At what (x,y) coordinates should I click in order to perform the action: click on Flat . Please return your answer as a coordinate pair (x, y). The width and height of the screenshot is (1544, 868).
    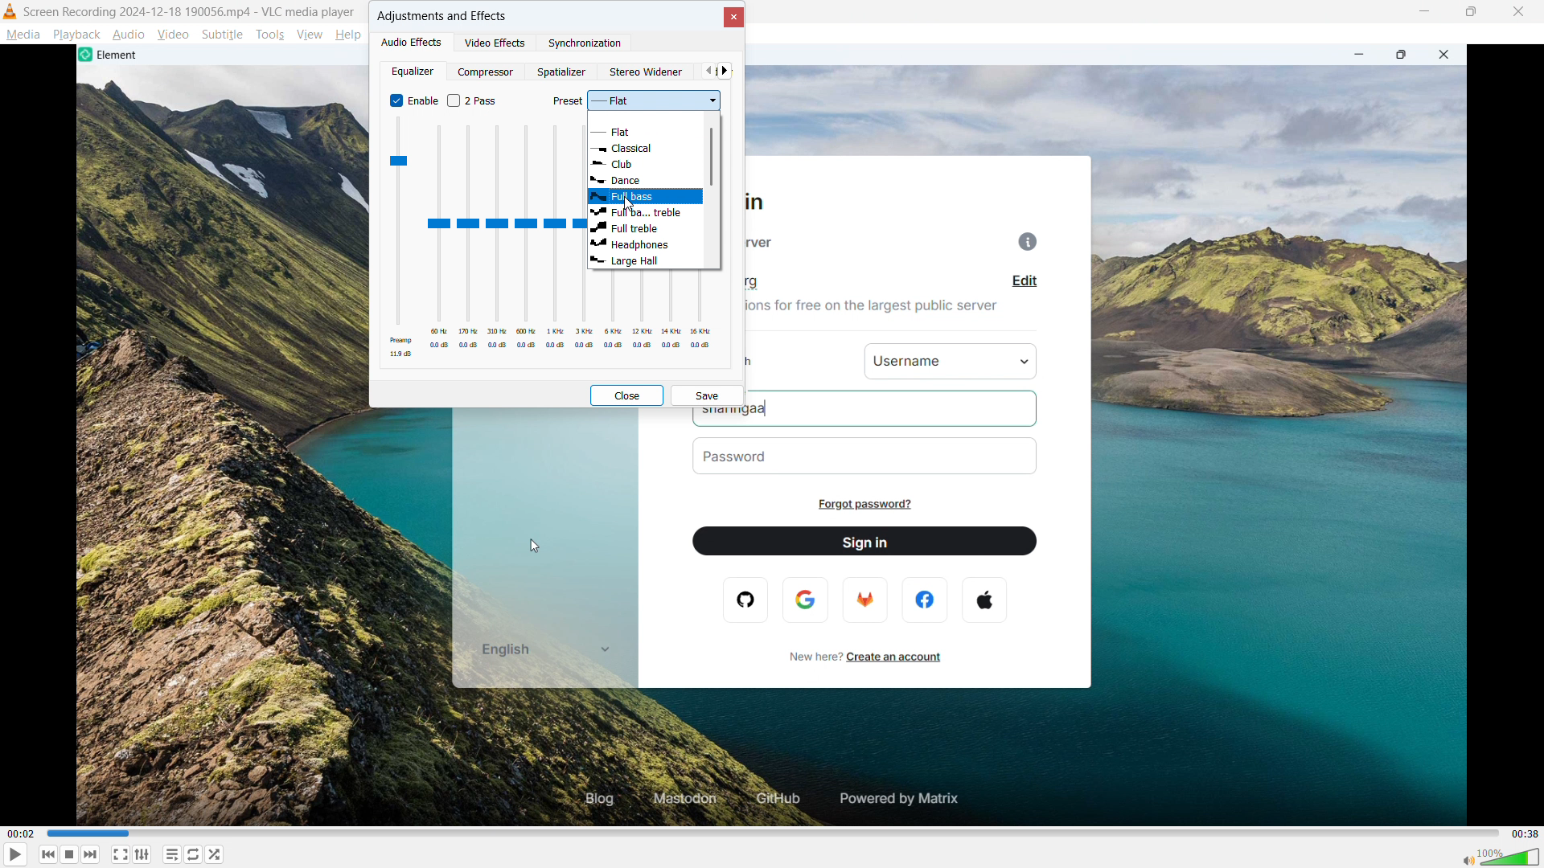
    Looking at the image, I should click on (647, 129).